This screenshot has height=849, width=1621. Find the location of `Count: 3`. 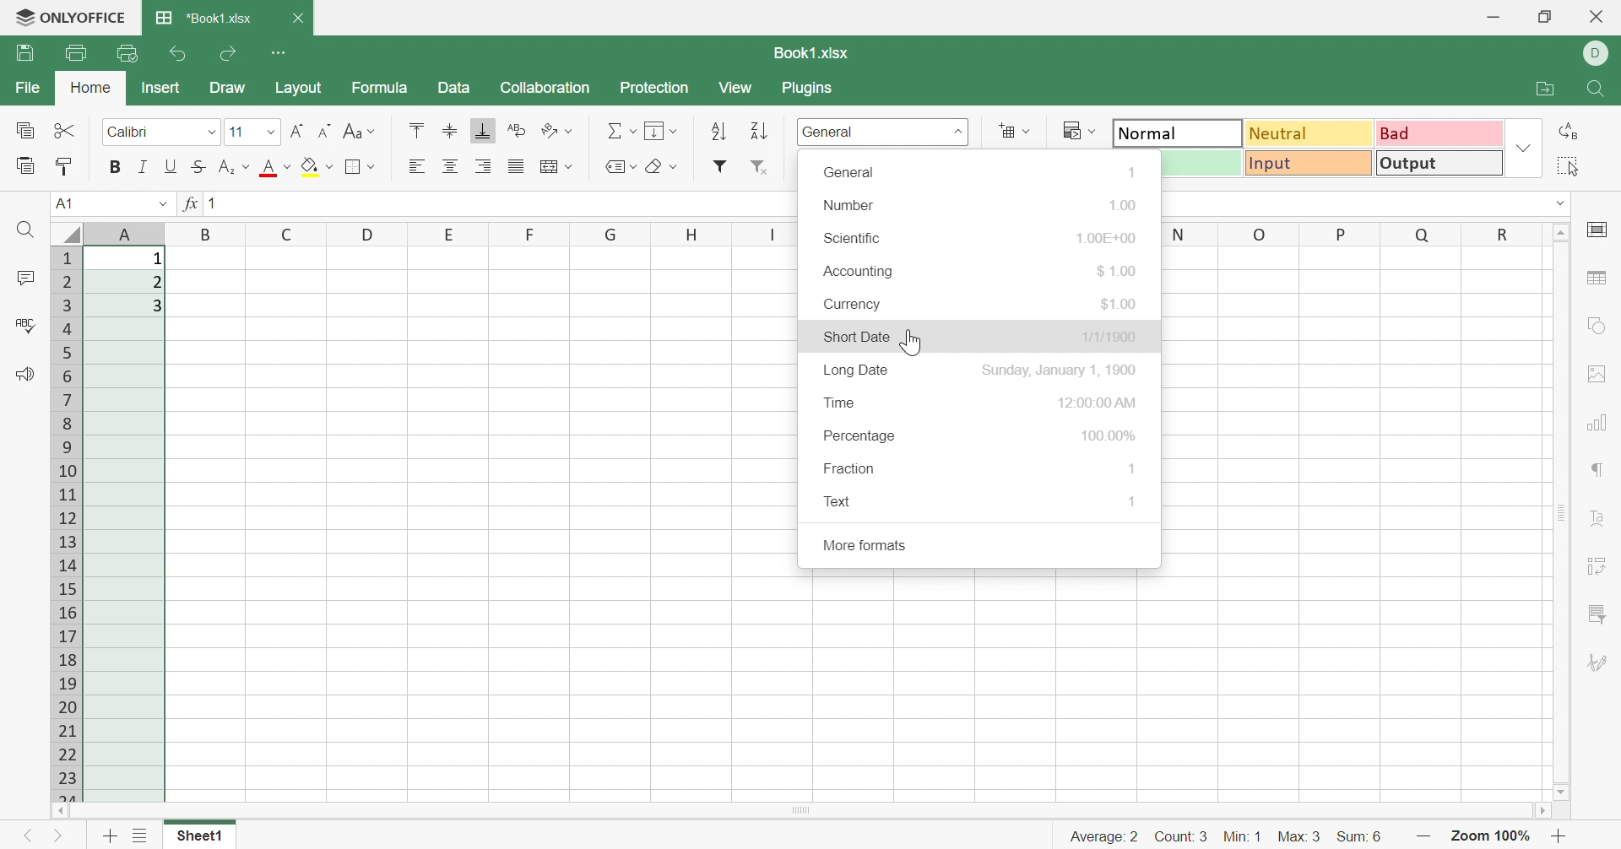

Count: 3 is located at coordinates (1181, 837).